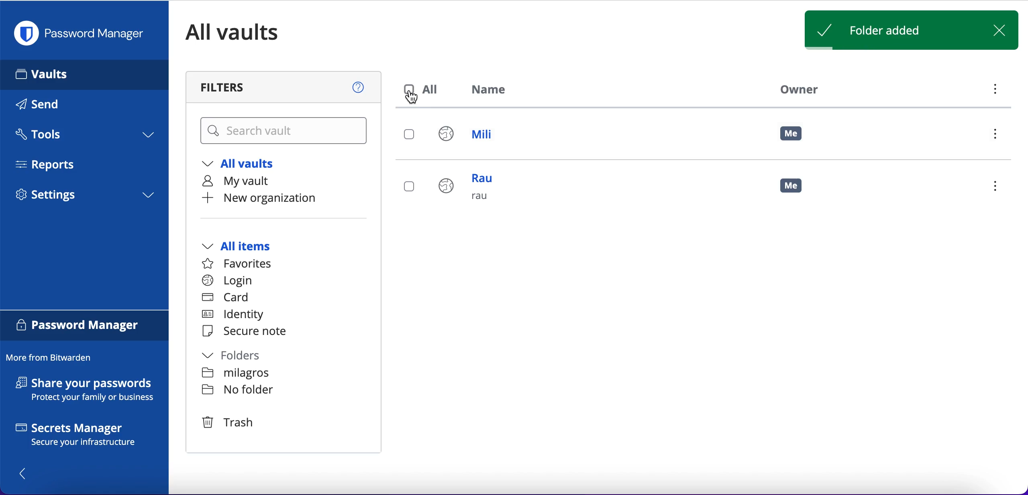  Describe the element at coordinates (237, 391) in the screenshot. I see `no folder` at that location.